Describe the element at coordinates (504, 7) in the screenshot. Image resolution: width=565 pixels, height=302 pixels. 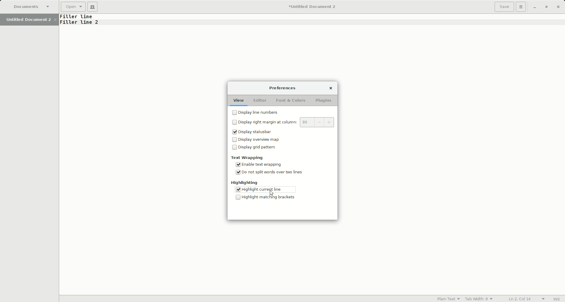
I see `Save` at that location.